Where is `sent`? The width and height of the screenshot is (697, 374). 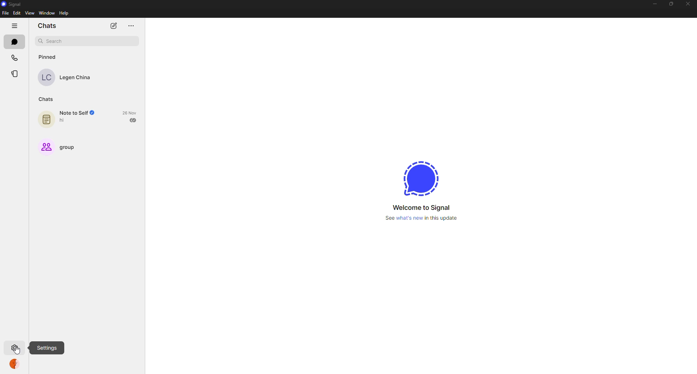
sent is located at coordinates (133, 120).